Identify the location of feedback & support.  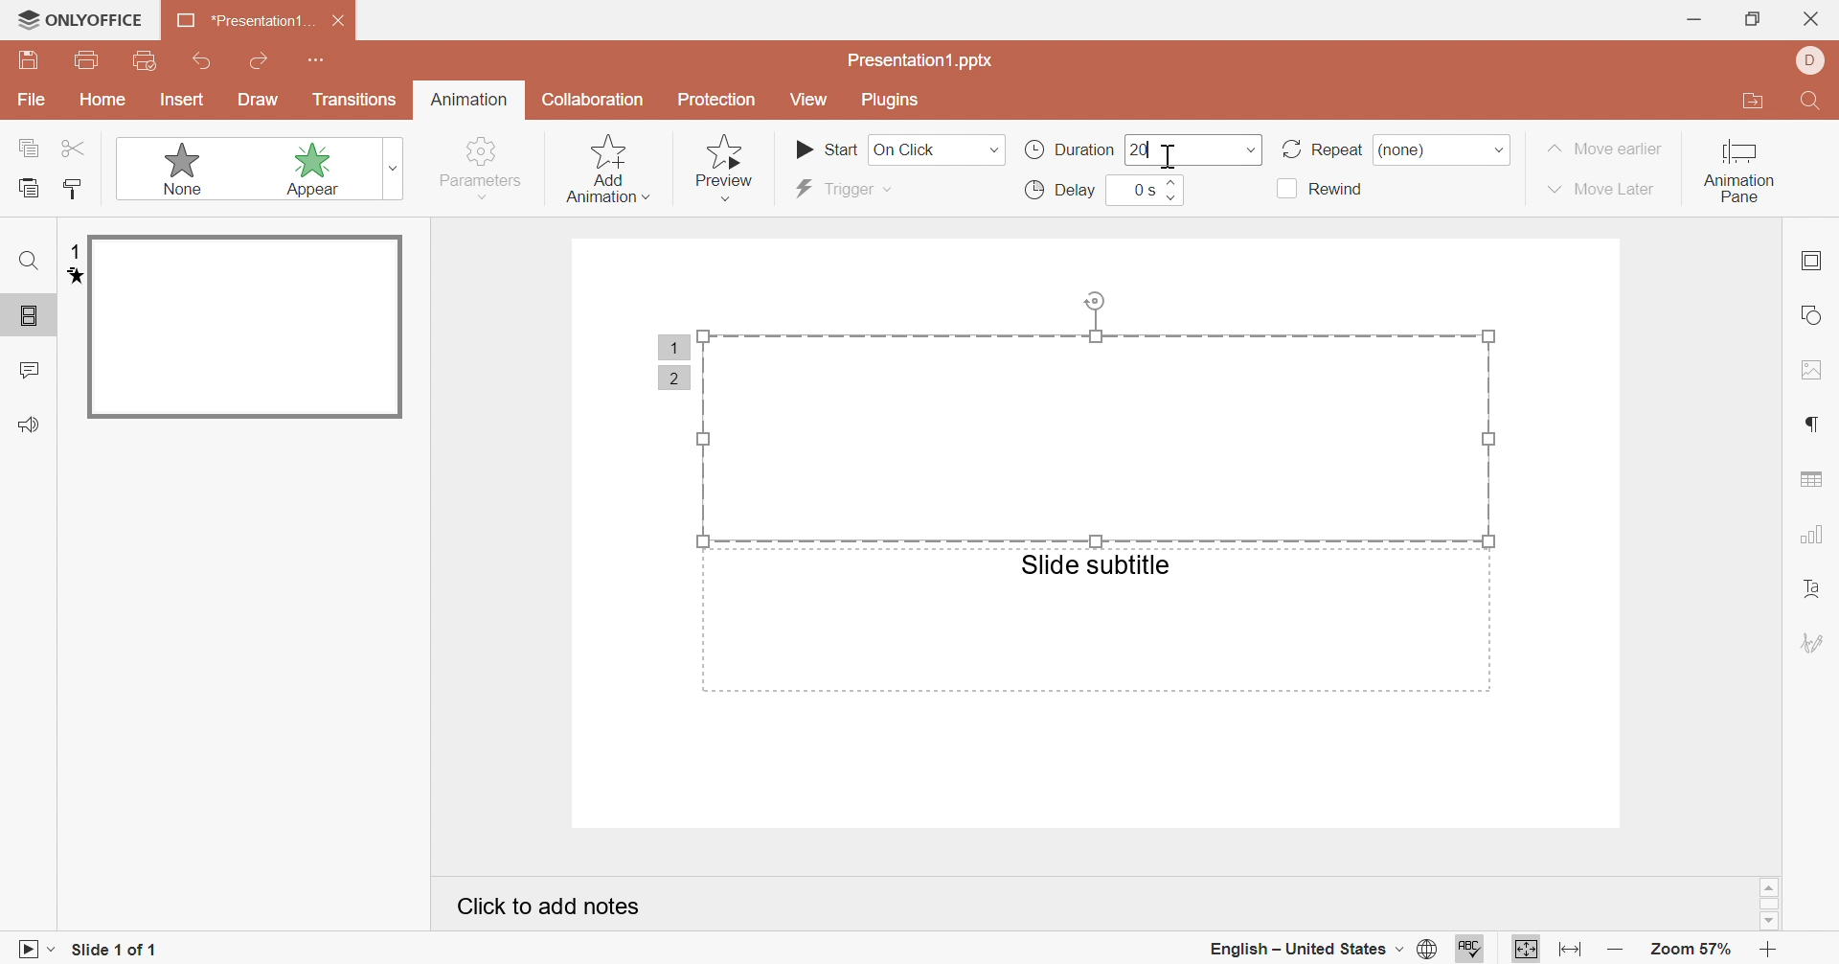
(32, 424).